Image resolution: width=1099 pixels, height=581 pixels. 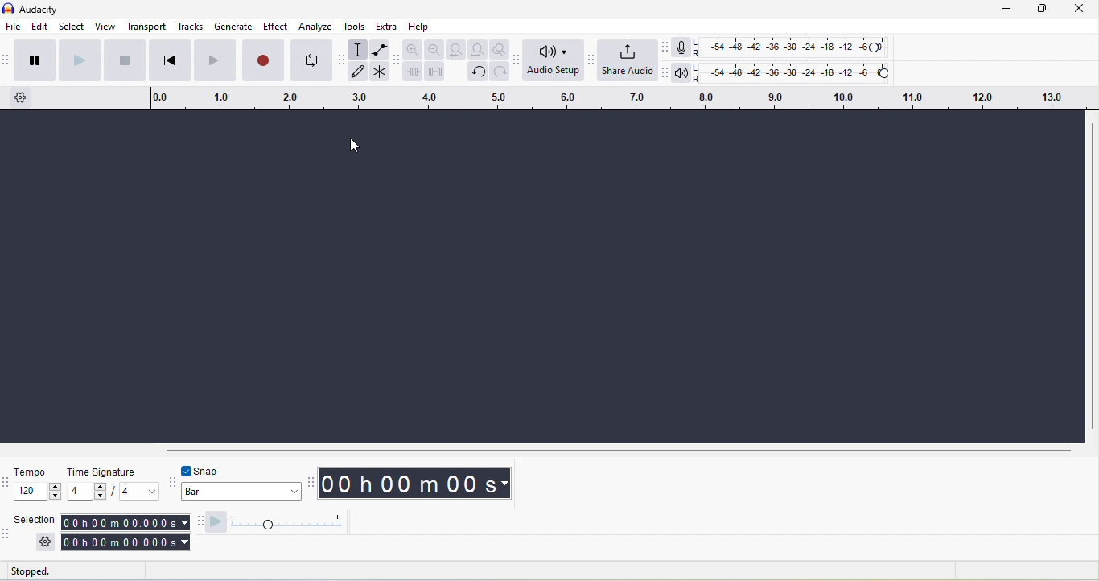 I want to click on analyze, so click(x=315, y=27).